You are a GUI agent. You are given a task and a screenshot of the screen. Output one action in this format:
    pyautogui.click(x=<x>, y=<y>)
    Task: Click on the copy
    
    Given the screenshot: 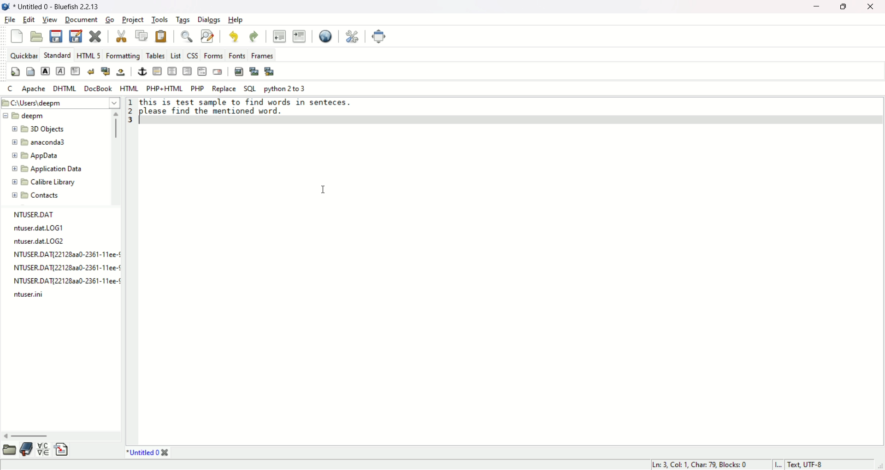 What is the action you would take?
    pyautogui.click(x=142, y=35)
    